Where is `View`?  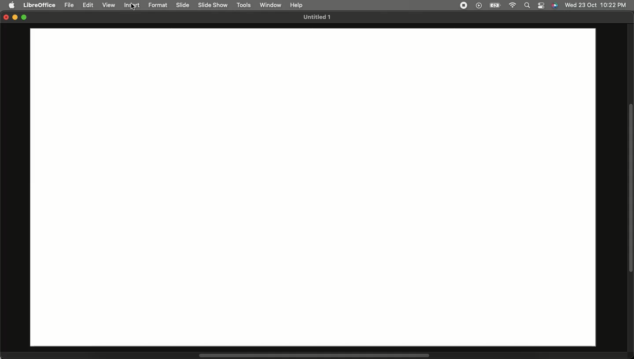 View is located at coordinates (109, 5).